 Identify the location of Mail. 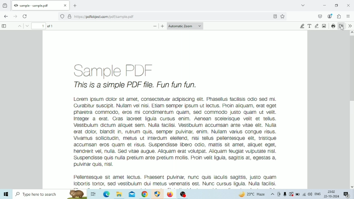
(132, 194).